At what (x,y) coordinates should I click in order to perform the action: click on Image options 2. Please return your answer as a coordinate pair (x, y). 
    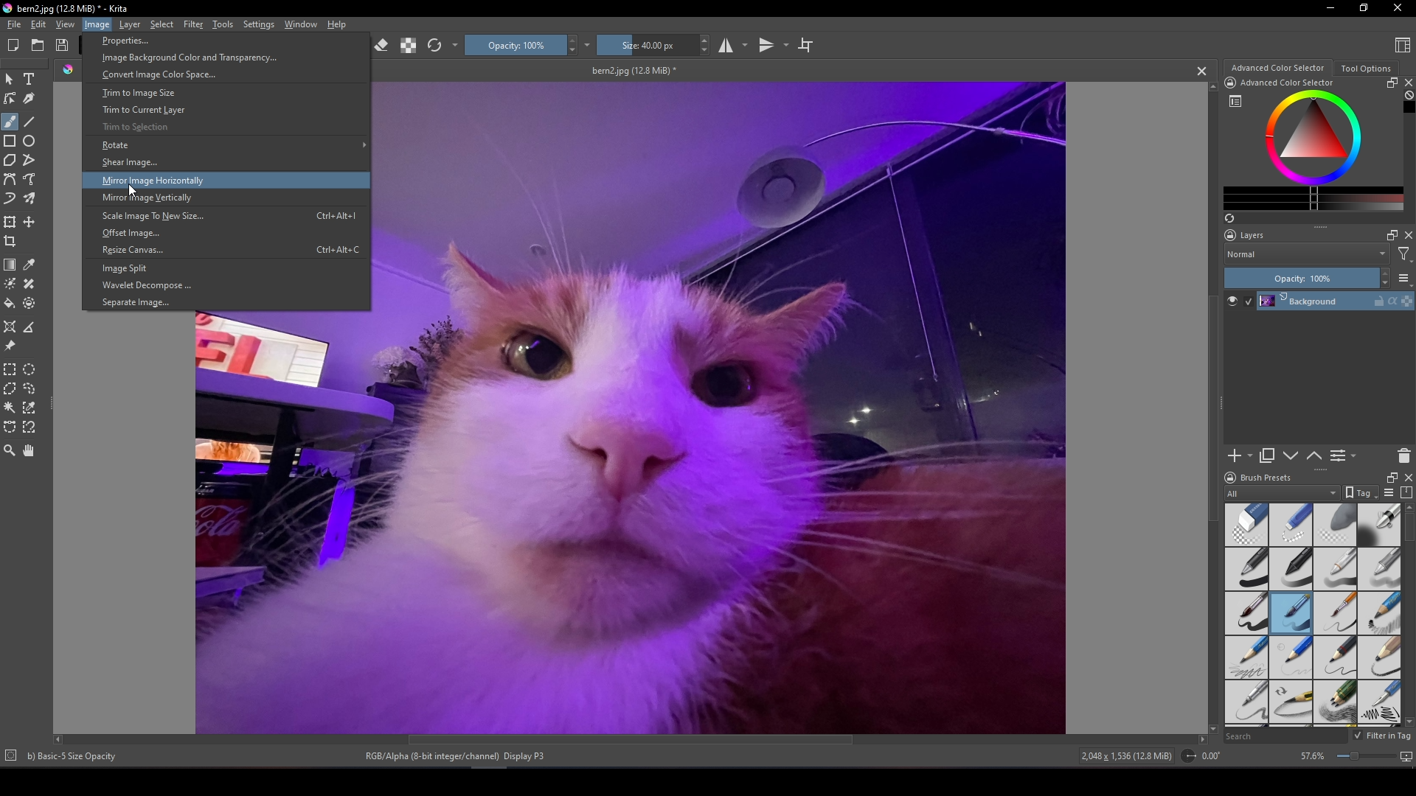
    Looking at the image, I should click on (590, 44).